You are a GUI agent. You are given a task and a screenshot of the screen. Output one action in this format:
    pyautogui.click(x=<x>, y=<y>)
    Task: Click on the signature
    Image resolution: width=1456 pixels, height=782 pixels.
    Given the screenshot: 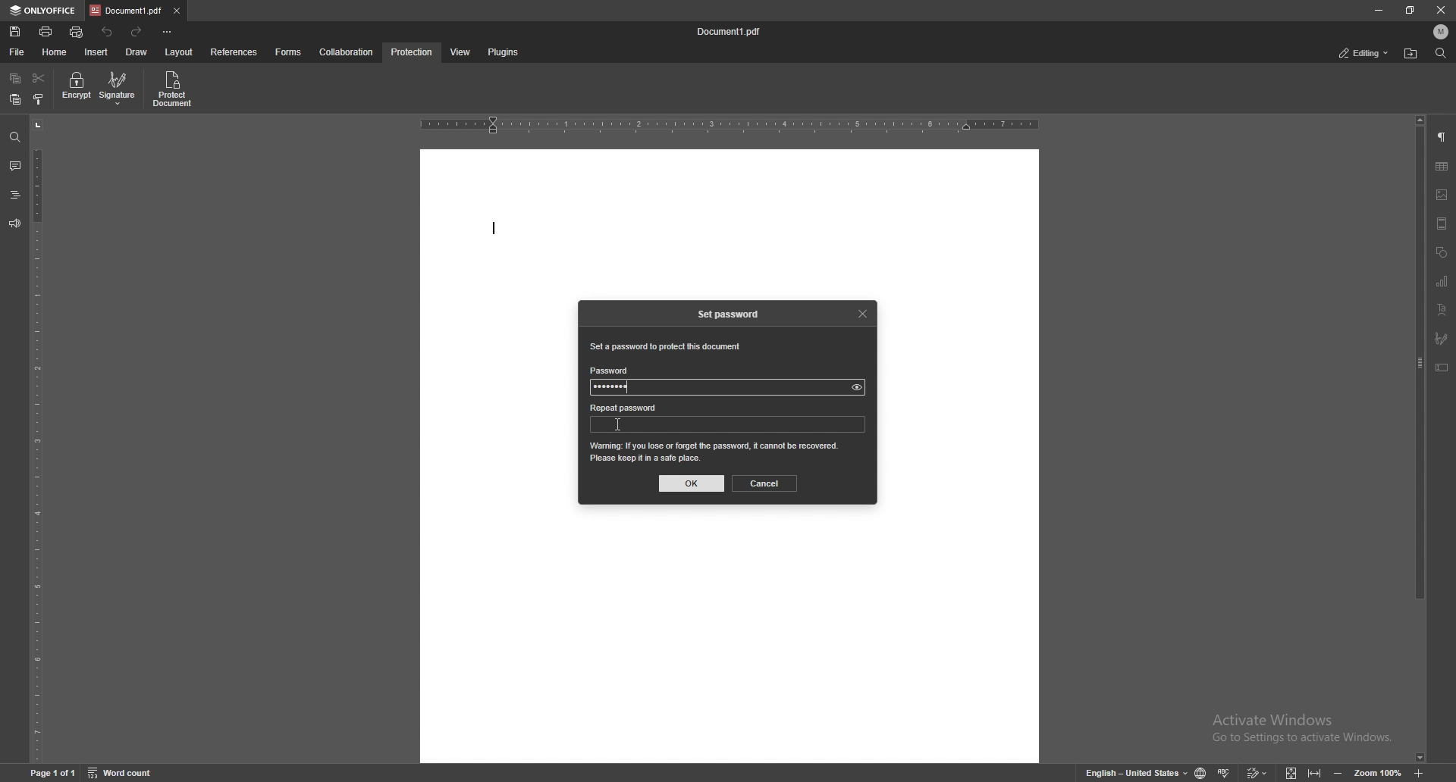 What is the action you would take?
    pyautogui.click(x=124, y=88)
    